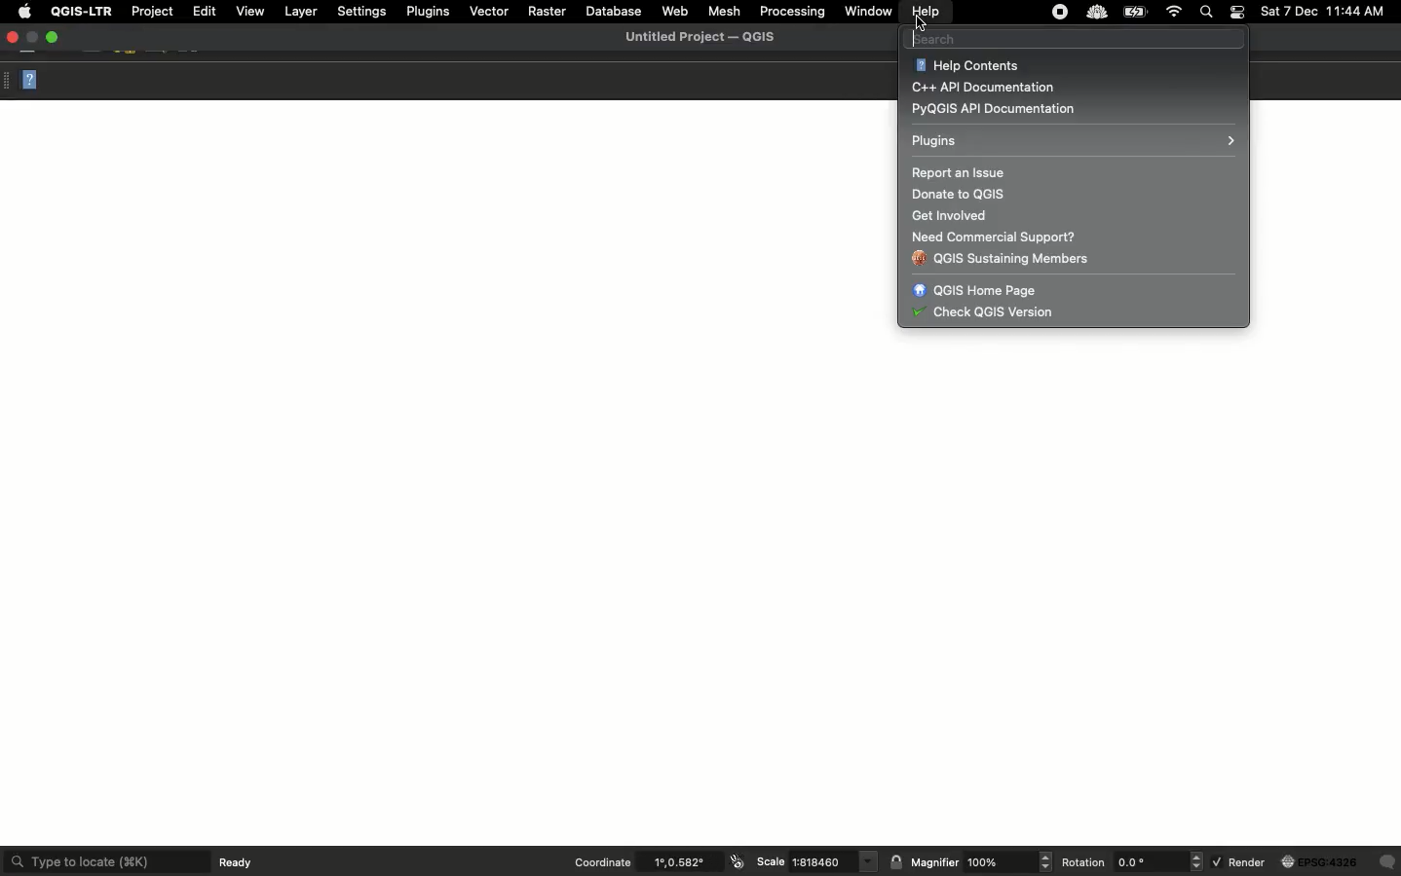  What do you see at coordinates (204, 11) in the screenshot?
I see `Edit` at bounding box center [204, 11].